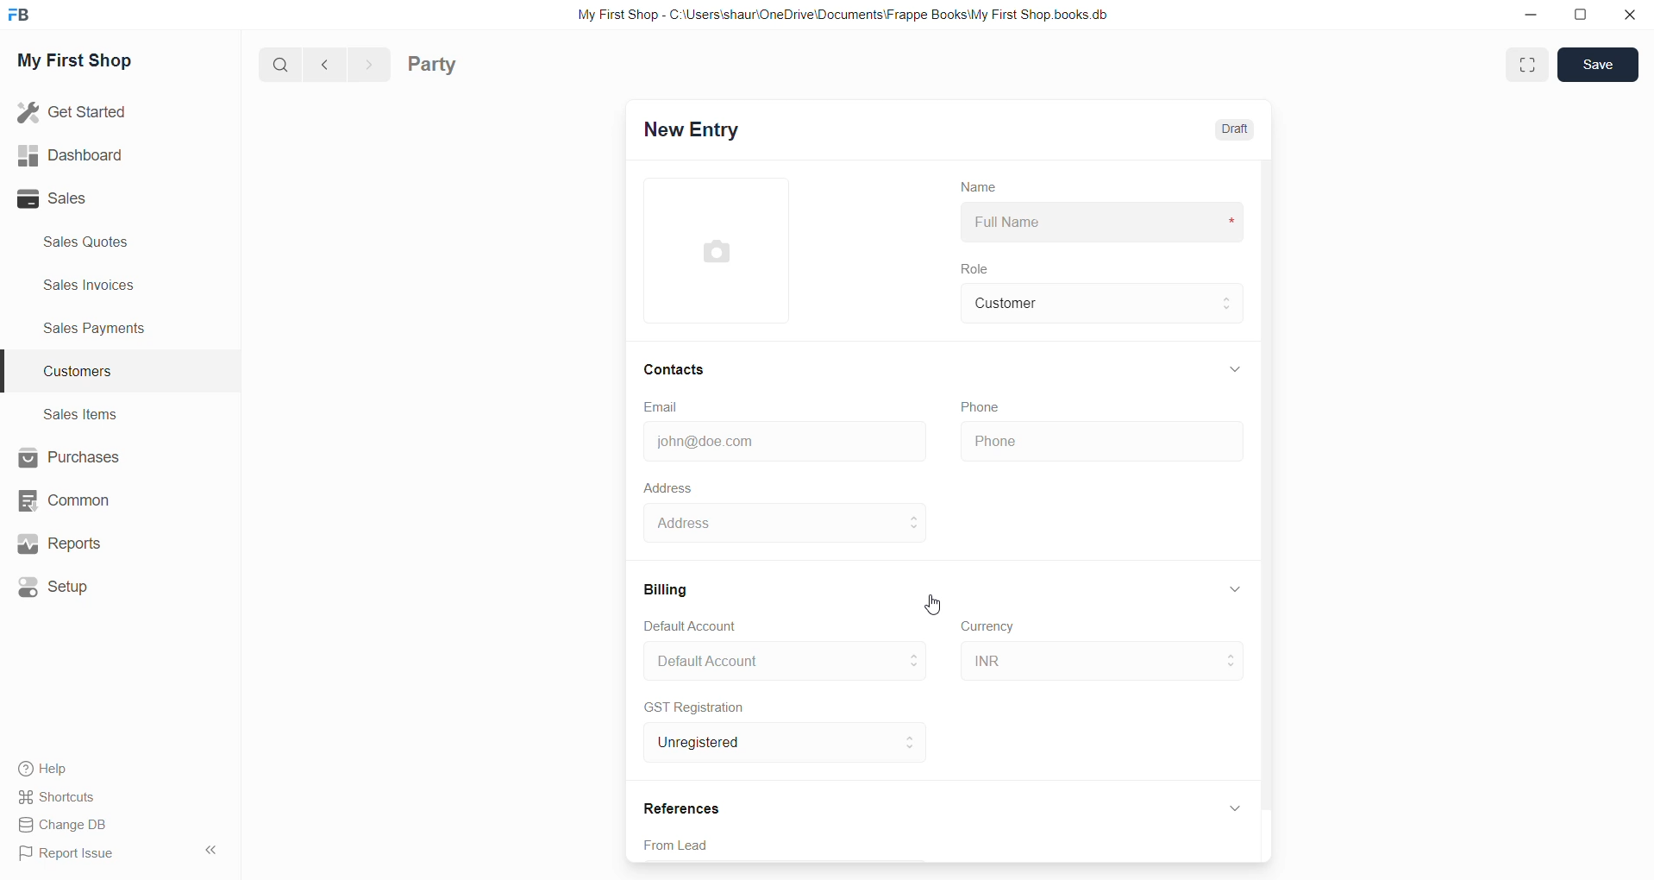  Describe the element at coordinates (438, 66) in the screenshot. I see `Party` at that location.